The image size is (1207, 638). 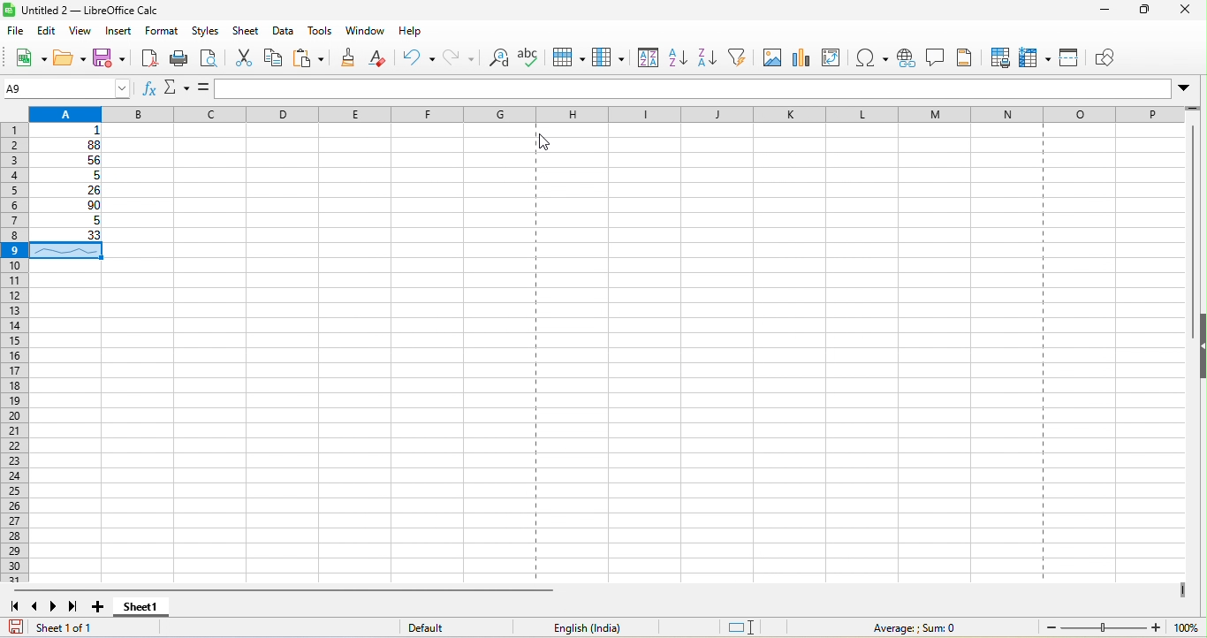 I want to click on file, so click(x=14, y=29).